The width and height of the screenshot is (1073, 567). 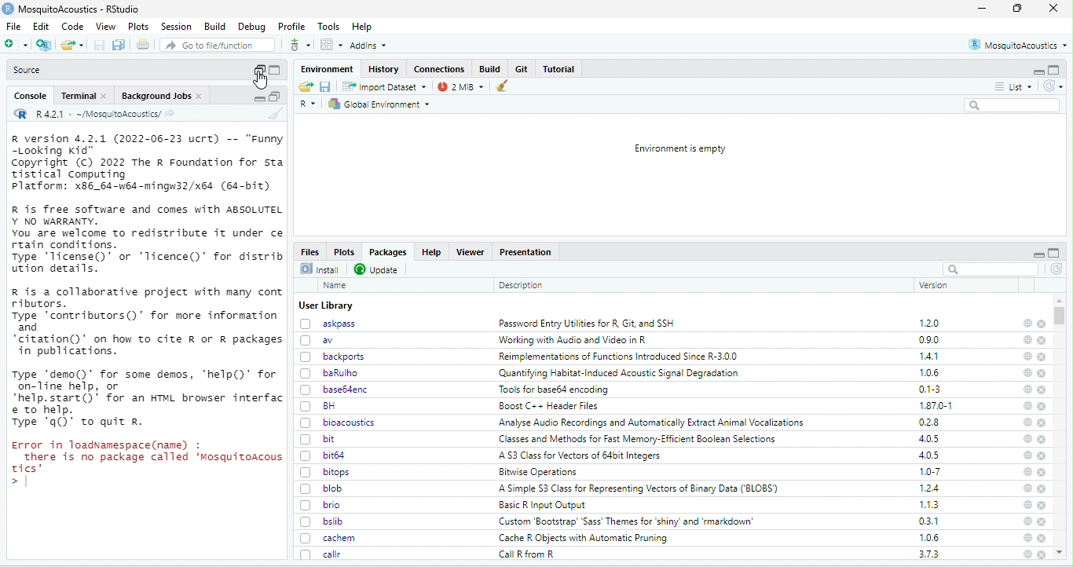 I want to click on close, so click(x=1042, y=538).